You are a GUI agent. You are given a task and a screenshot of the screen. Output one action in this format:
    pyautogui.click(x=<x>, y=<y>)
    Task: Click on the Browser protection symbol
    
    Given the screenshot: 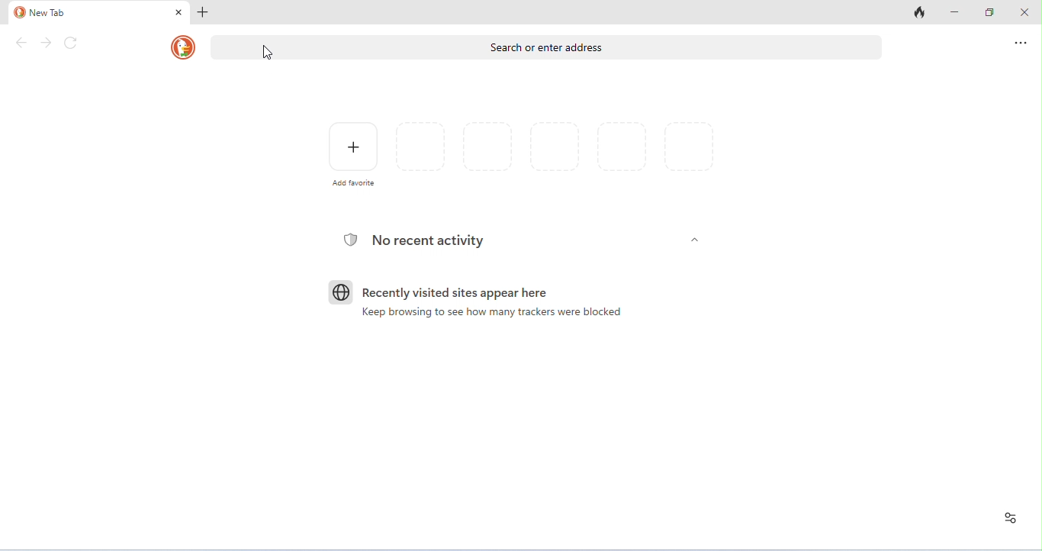 What is the action you would take?
    pyautogui.click(x=350, y=240)
    